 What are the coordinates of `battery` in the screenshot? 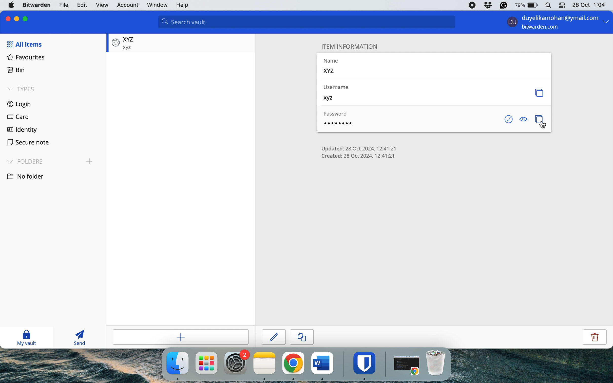 It's located at (525, 5).